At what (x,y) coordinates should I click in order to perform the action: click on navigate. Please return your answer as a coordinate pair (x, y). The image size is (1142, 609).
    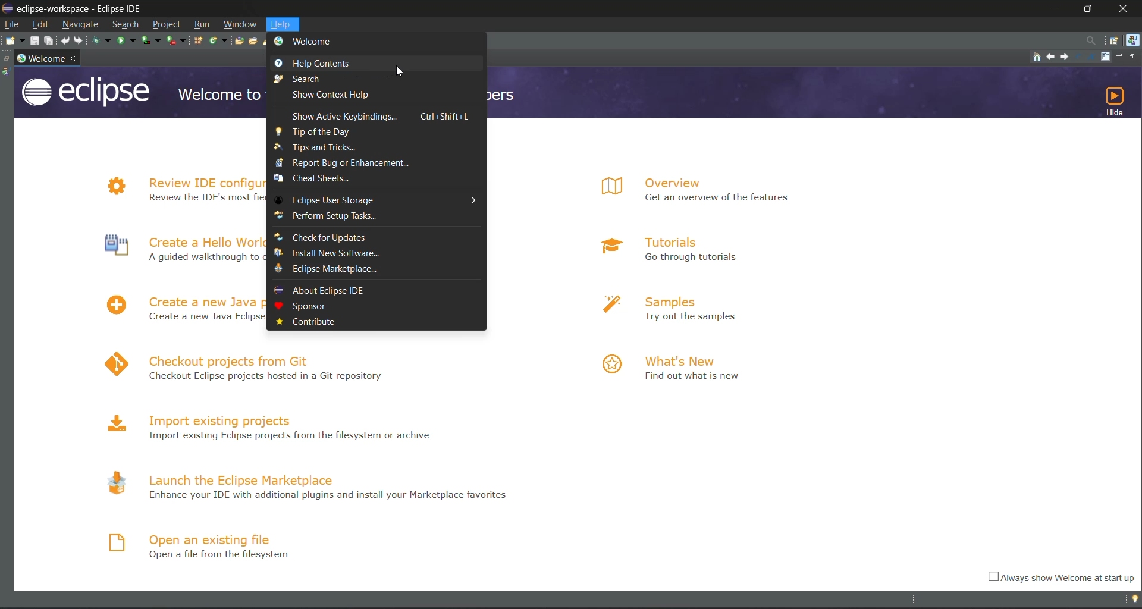
    Looking at the image, I should click on (83, 25).